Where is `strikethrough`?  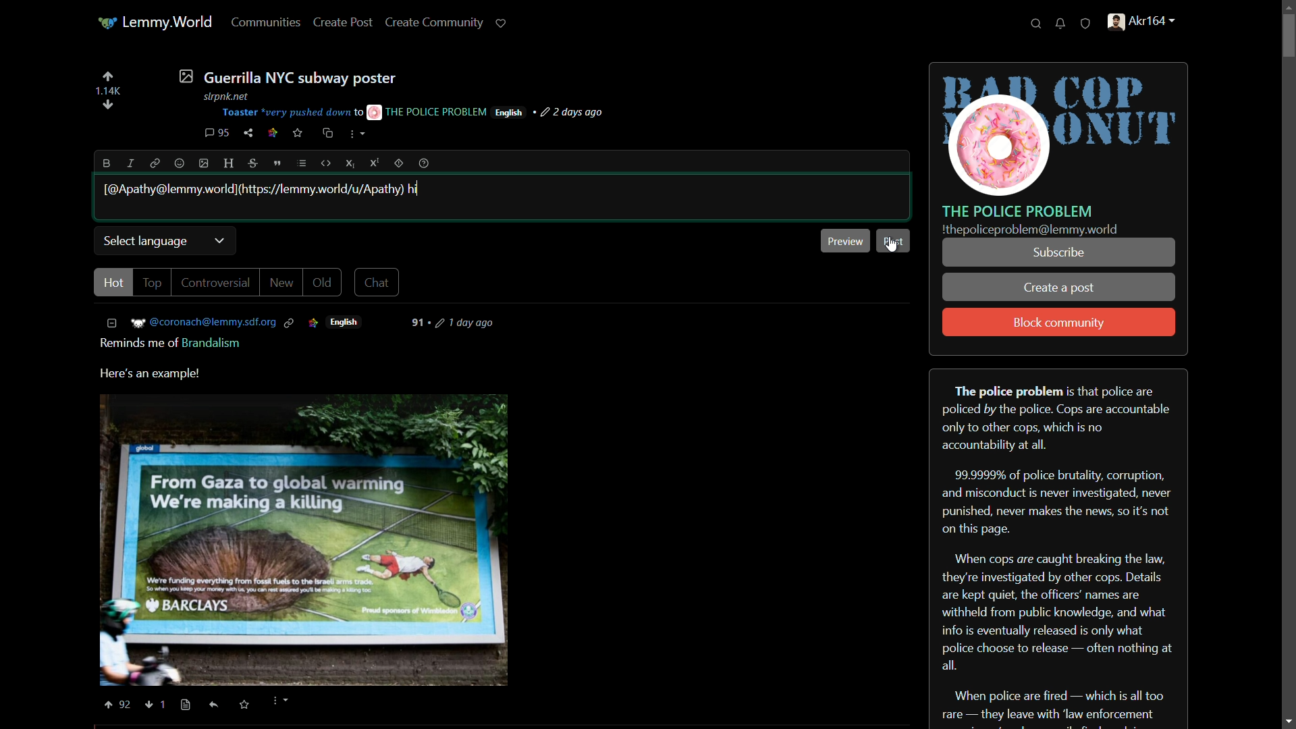 strikethrough is located at coordinates (254, 164).